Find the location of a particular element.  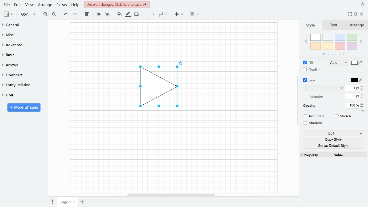

Copy style is located at coordinates (334, 140).